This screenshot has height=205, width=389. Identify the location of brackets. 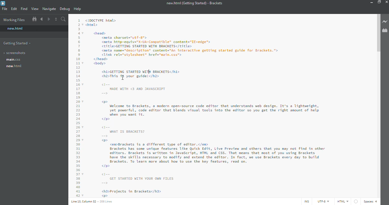
(3, 3).